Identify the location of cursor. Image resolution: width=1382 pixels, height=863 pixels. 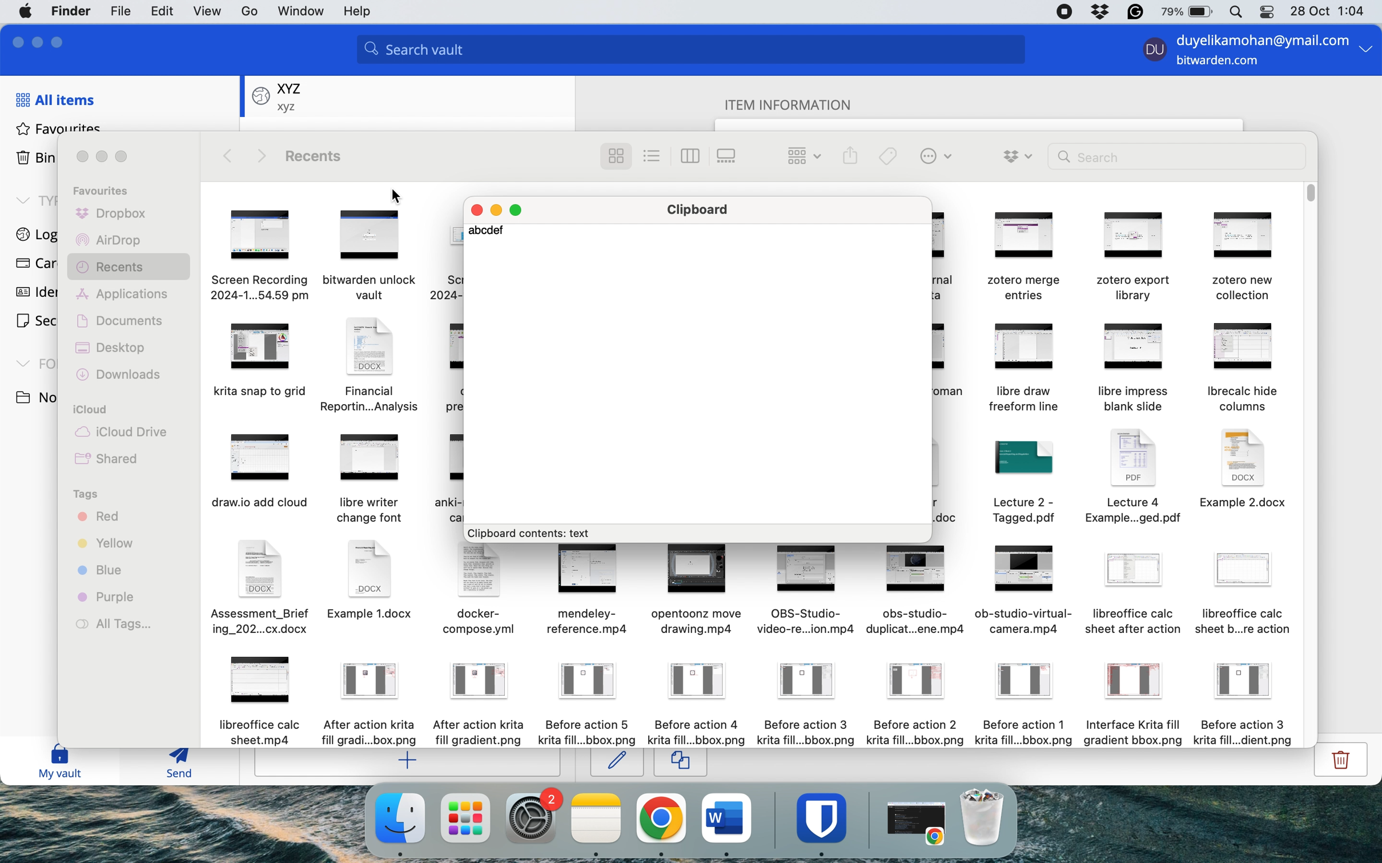
(402, 843).